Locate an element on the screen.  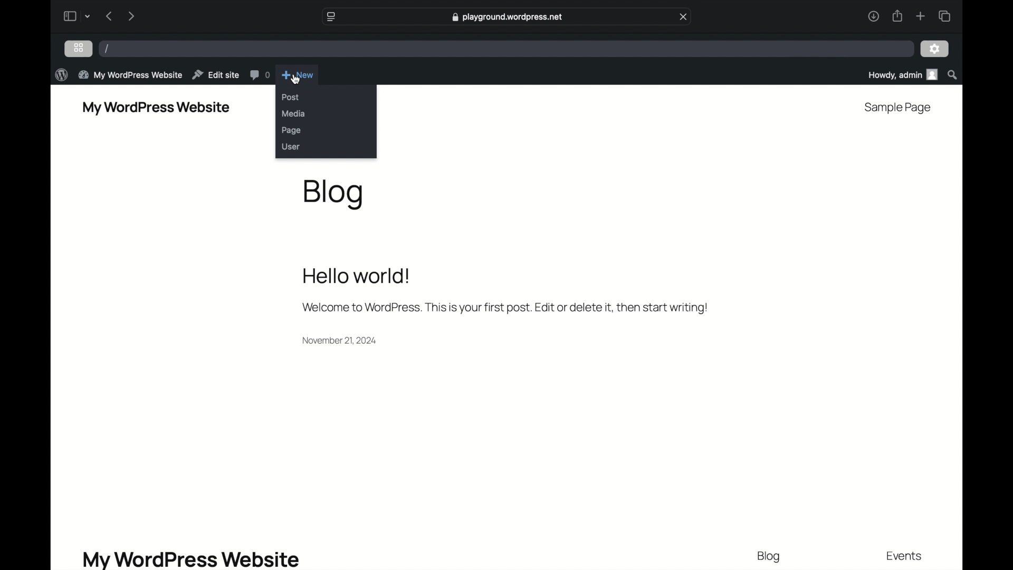
sidebar is located at coordinates (69, 16).